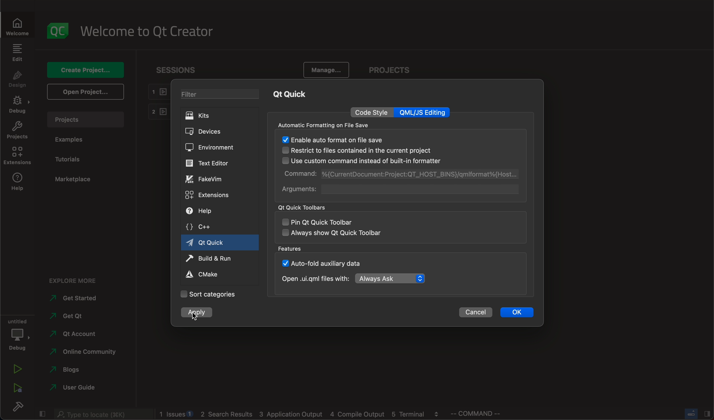  Describe the element at coordinates (42, 413) in the screenshot. I see `close slide bar` at that location.